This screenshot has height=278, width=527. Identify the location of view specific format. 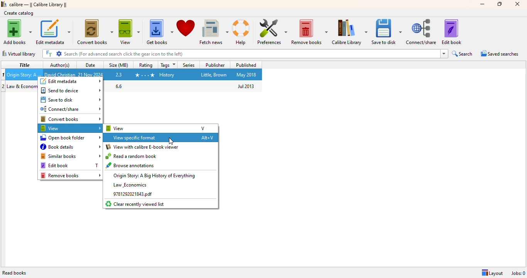
(136, 137).